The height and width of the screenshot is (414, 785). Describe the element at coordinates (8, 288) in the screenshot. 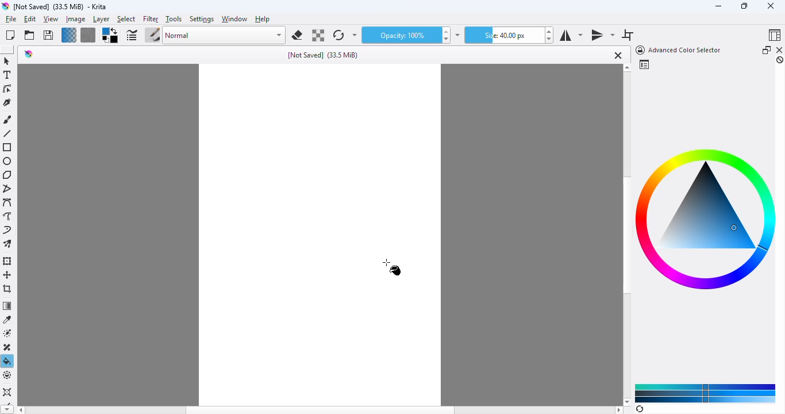

I see `crop the image to an area` at that location.